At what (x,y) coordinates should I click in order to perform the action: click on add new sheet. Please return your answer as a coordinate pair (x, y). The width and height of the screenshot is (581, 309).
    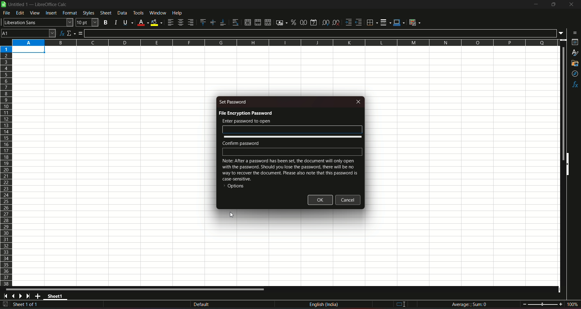
    Looking at the image, I should click on (38, 296).